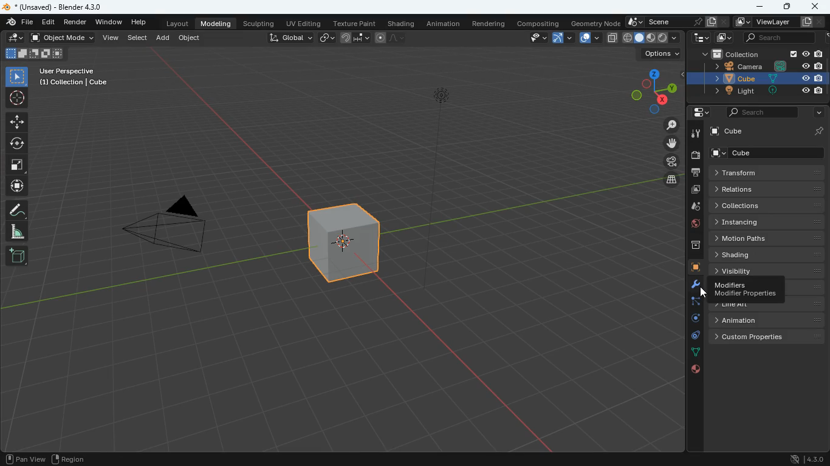 This screenshot has width=830, height=466. Describe the element at coordinates (764, 320) in the screenshot. I see `animation` at that location.